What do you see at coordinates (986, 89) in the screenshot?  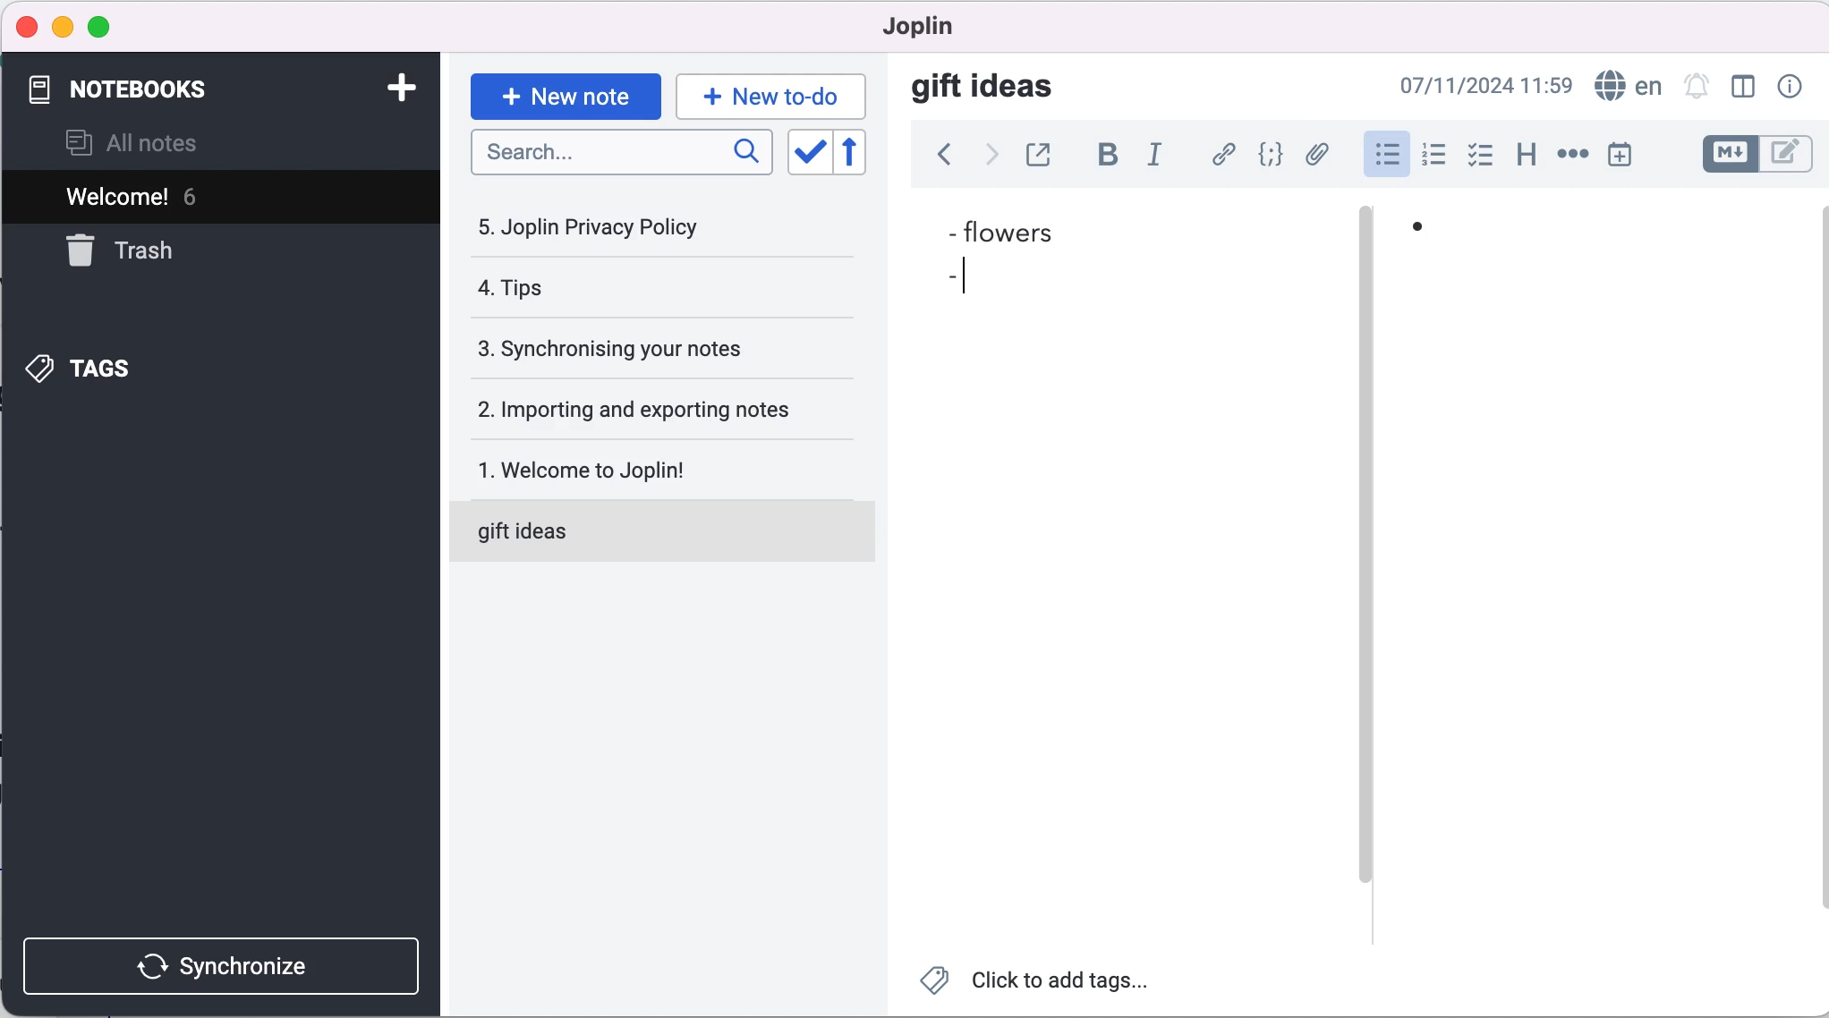 I see `gift ideas` at bounding box center [986, 89].